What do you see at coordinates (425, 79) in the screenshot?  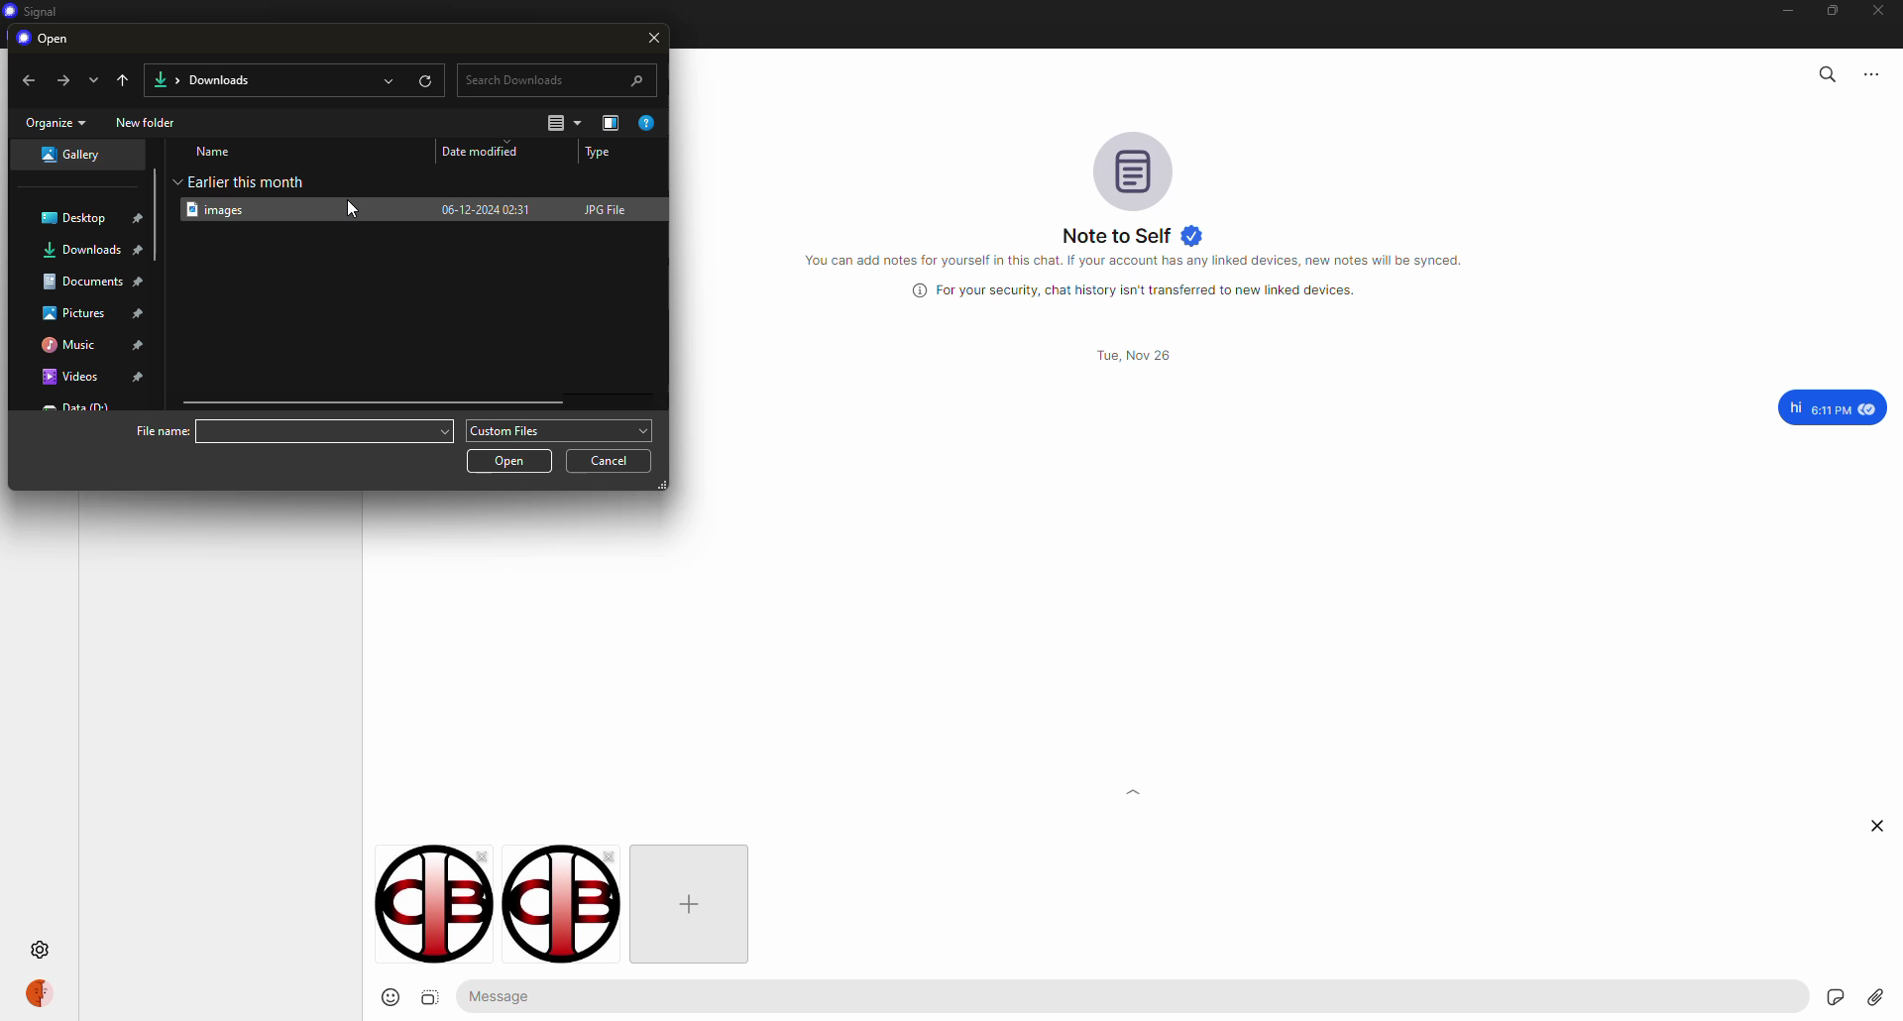 I see `refresh` at bounding box center [425, 79].